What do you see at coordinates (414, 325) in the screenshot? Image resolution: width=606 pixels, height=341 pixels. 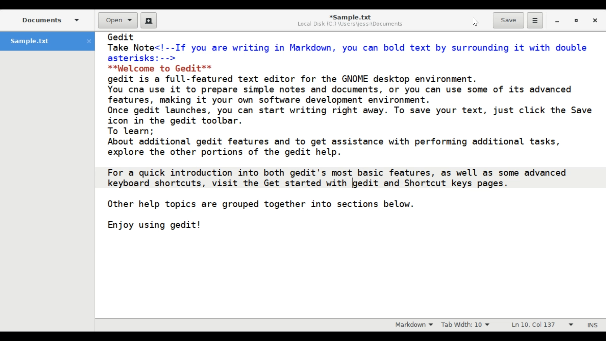 I see `Markdown` at bounding box center [414, 325].